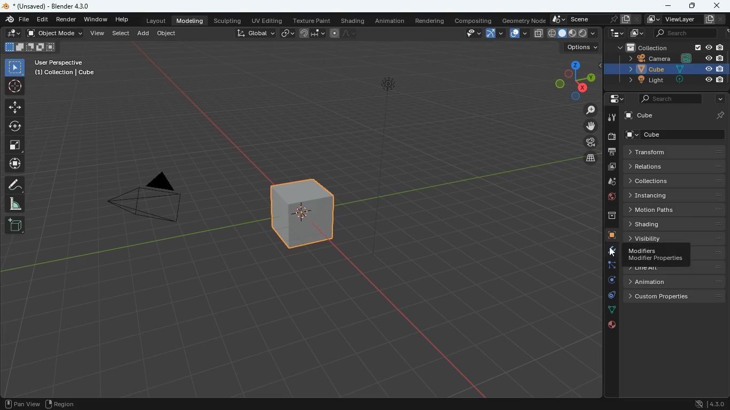  I want to click on , so click(720, 58).